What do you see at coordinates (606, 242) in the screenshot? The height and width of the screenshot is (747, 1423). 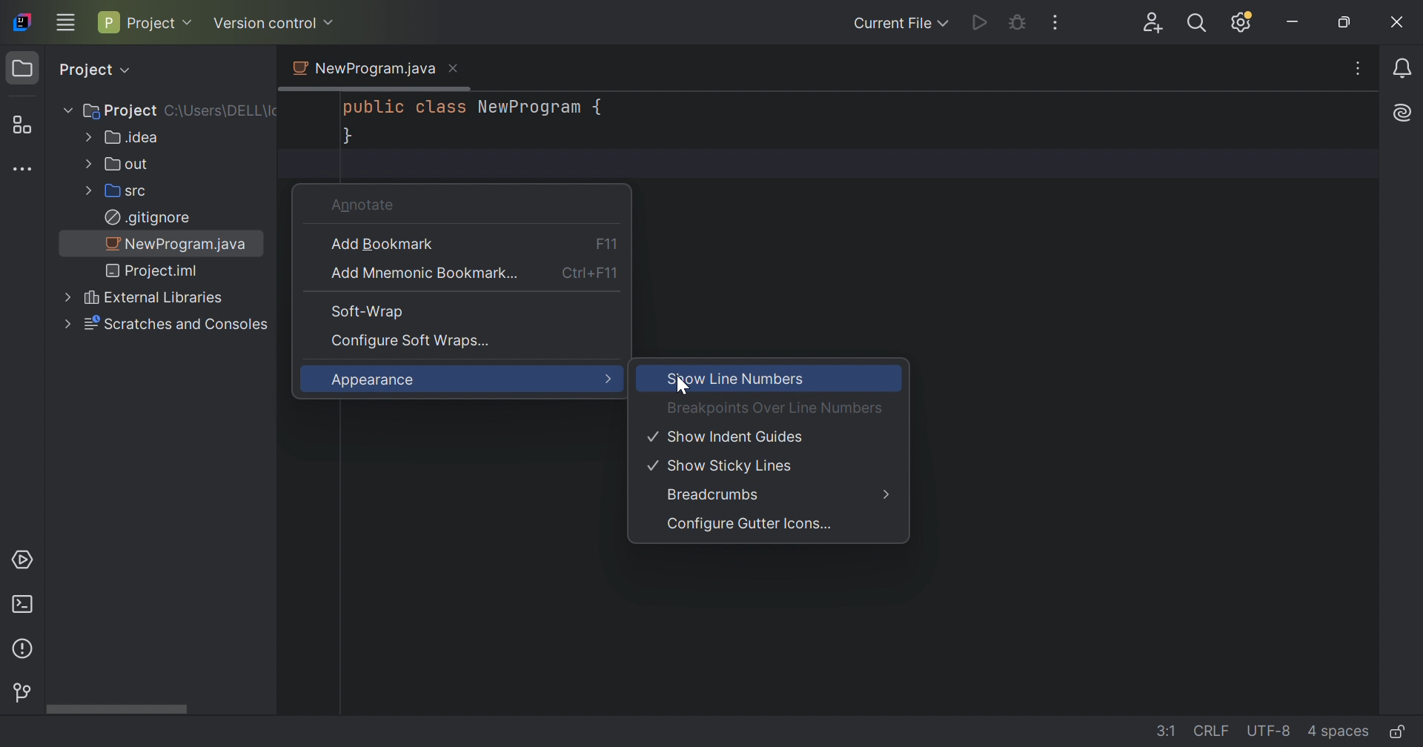 I see `F11` at bounding box center [606, 242].